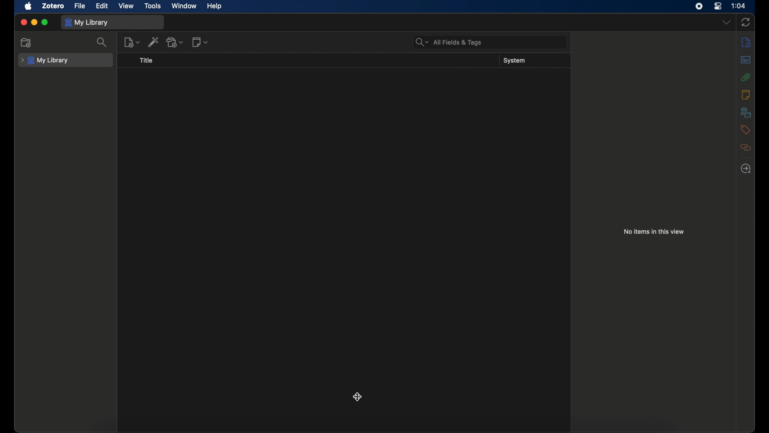  Describe the element at coordinates (80, 6) in the screenshot. I see `file` at that location.